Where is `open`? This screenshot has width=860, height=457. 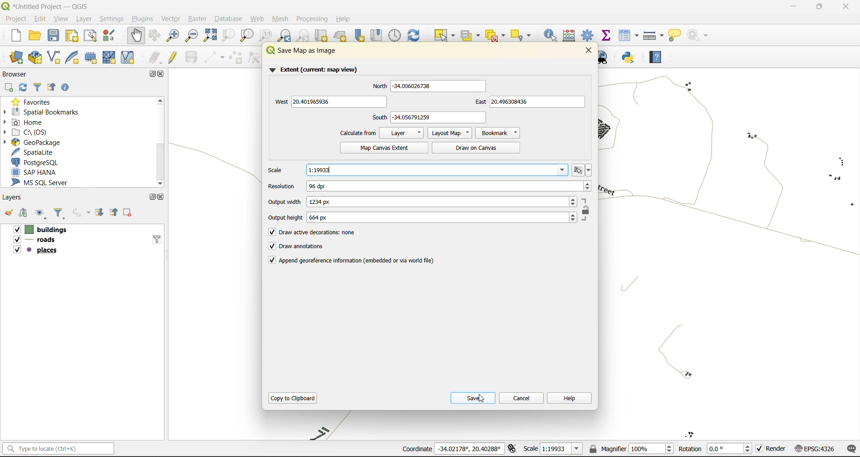
open is located at coordinates (6, 213).